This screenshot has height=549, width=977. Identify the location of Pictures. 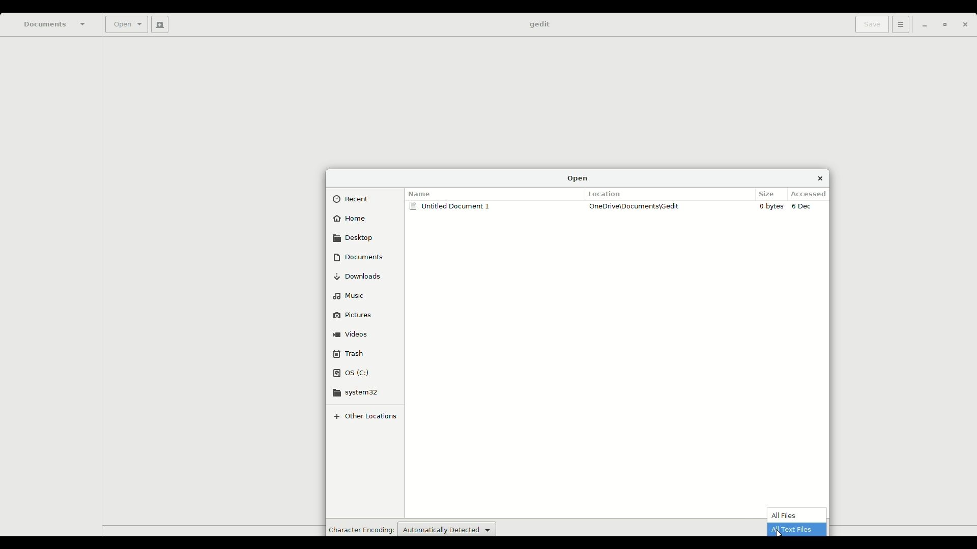
(359, 314).